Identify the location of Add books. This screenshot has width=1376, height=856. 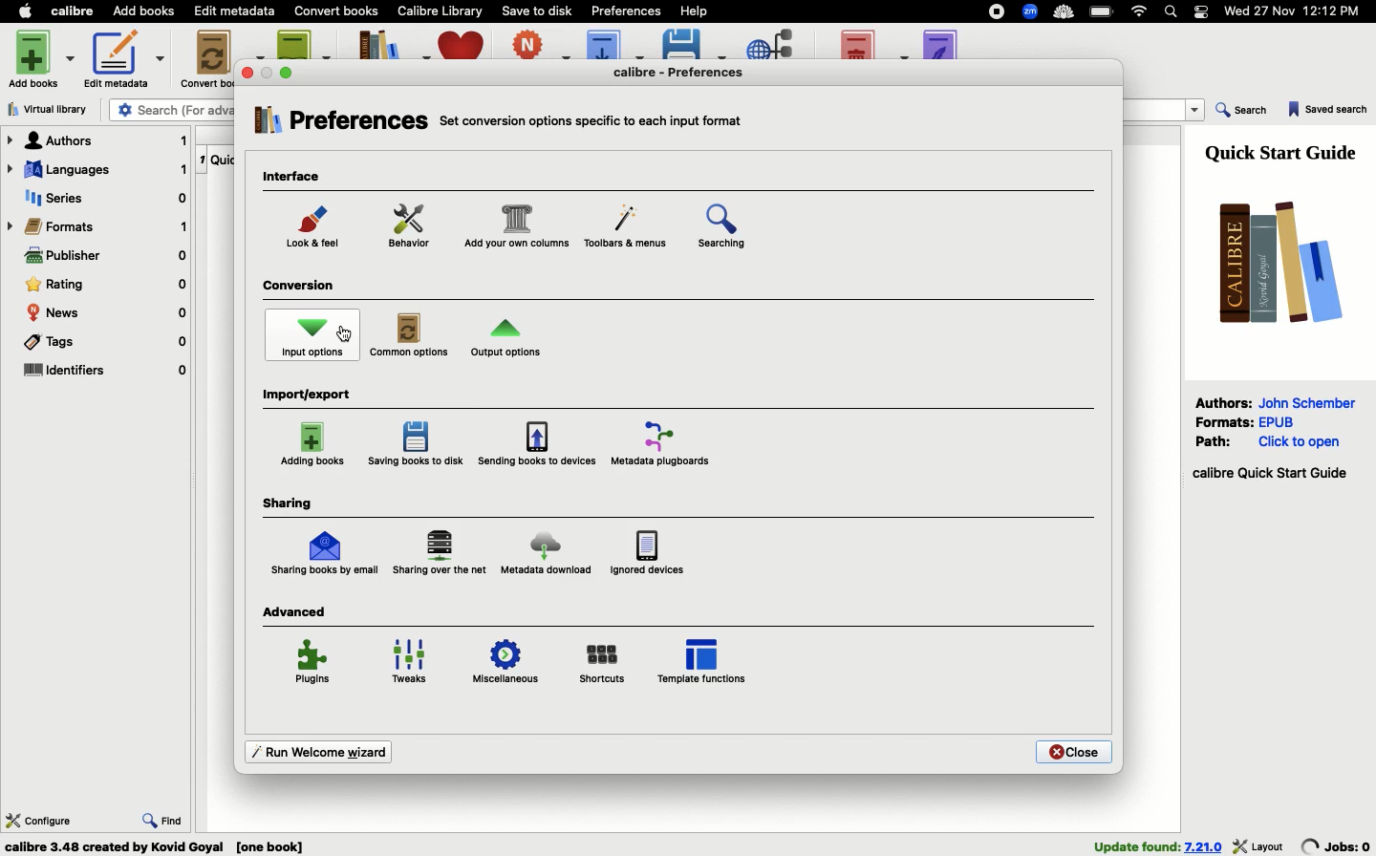
(44, 57).